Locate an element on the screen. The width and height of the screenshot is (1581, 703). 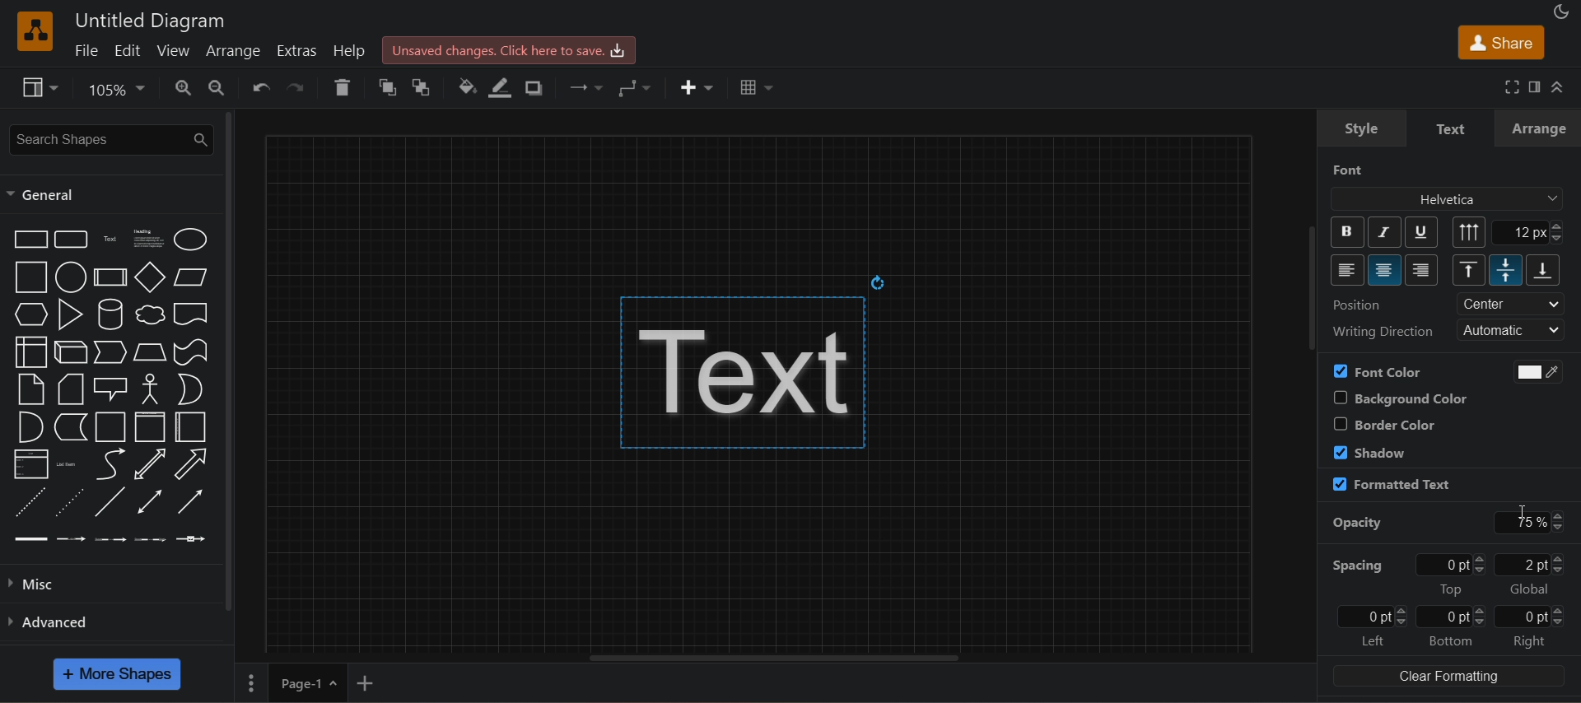
bottom is located at coordinates (1450, 640).